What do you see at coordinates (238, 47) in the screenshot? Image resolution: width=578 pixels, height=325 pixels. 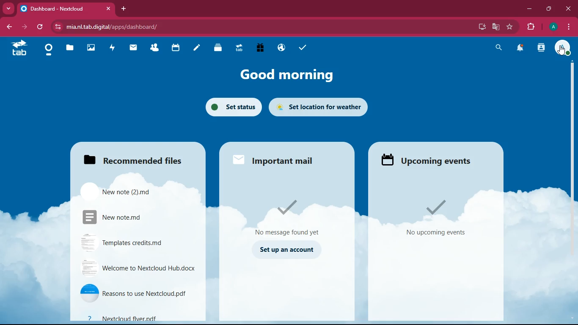 I see `tab` at bounding box center [238, 47].